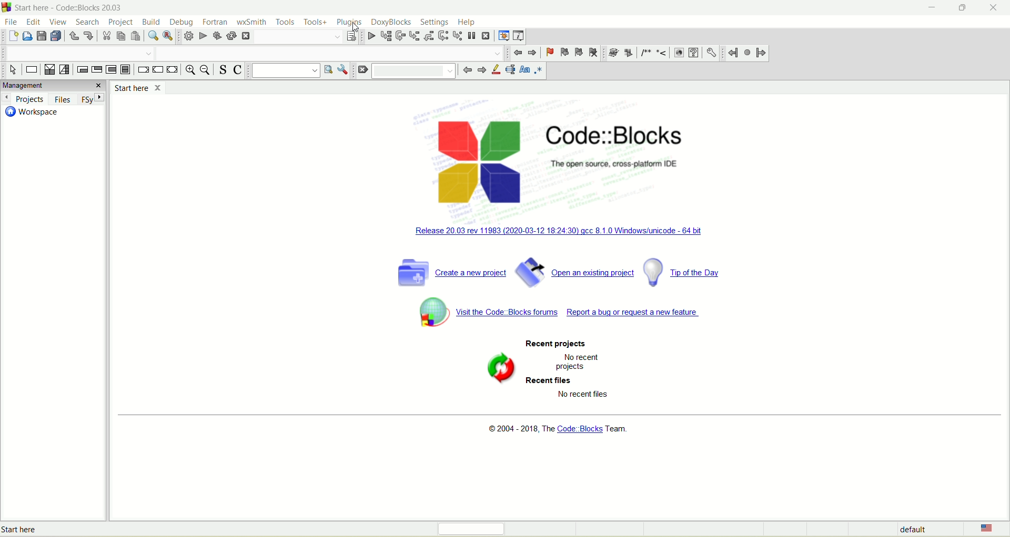 The height and width of the screenshot is (537, 1010). I want to click on Extract, so click(628, 53).